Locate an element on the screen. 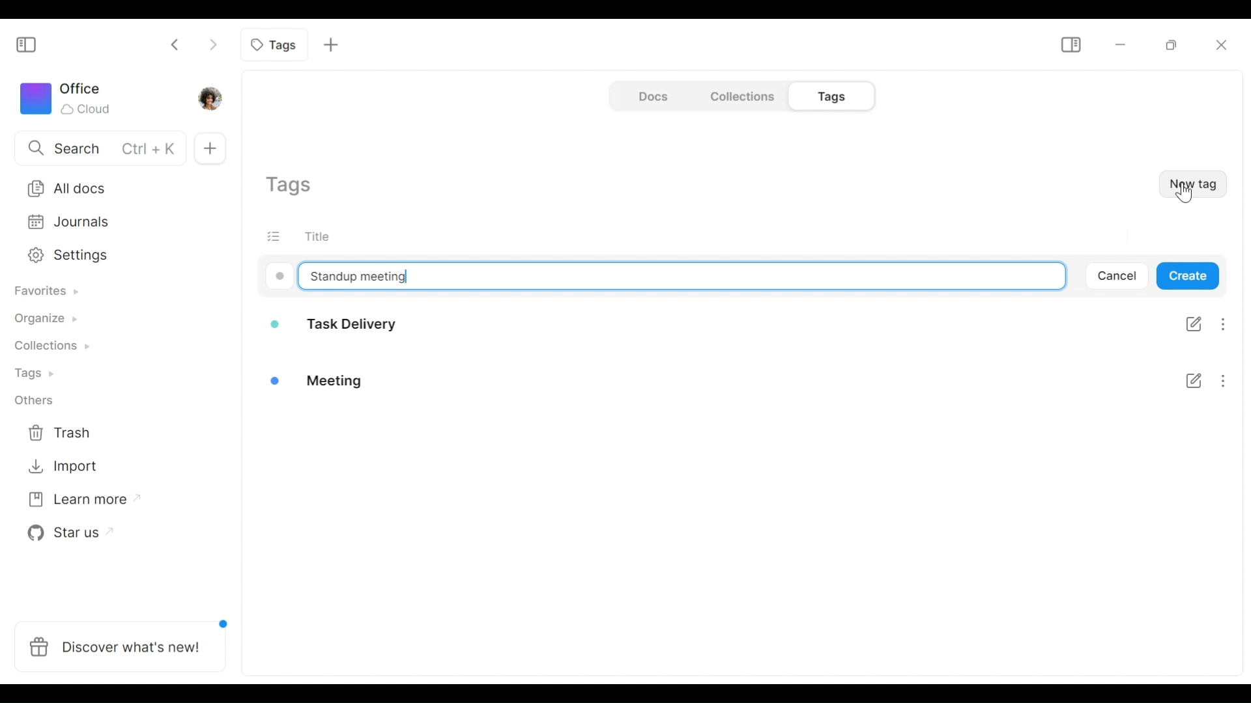  Minimize is located at coordinates (1121, 46).